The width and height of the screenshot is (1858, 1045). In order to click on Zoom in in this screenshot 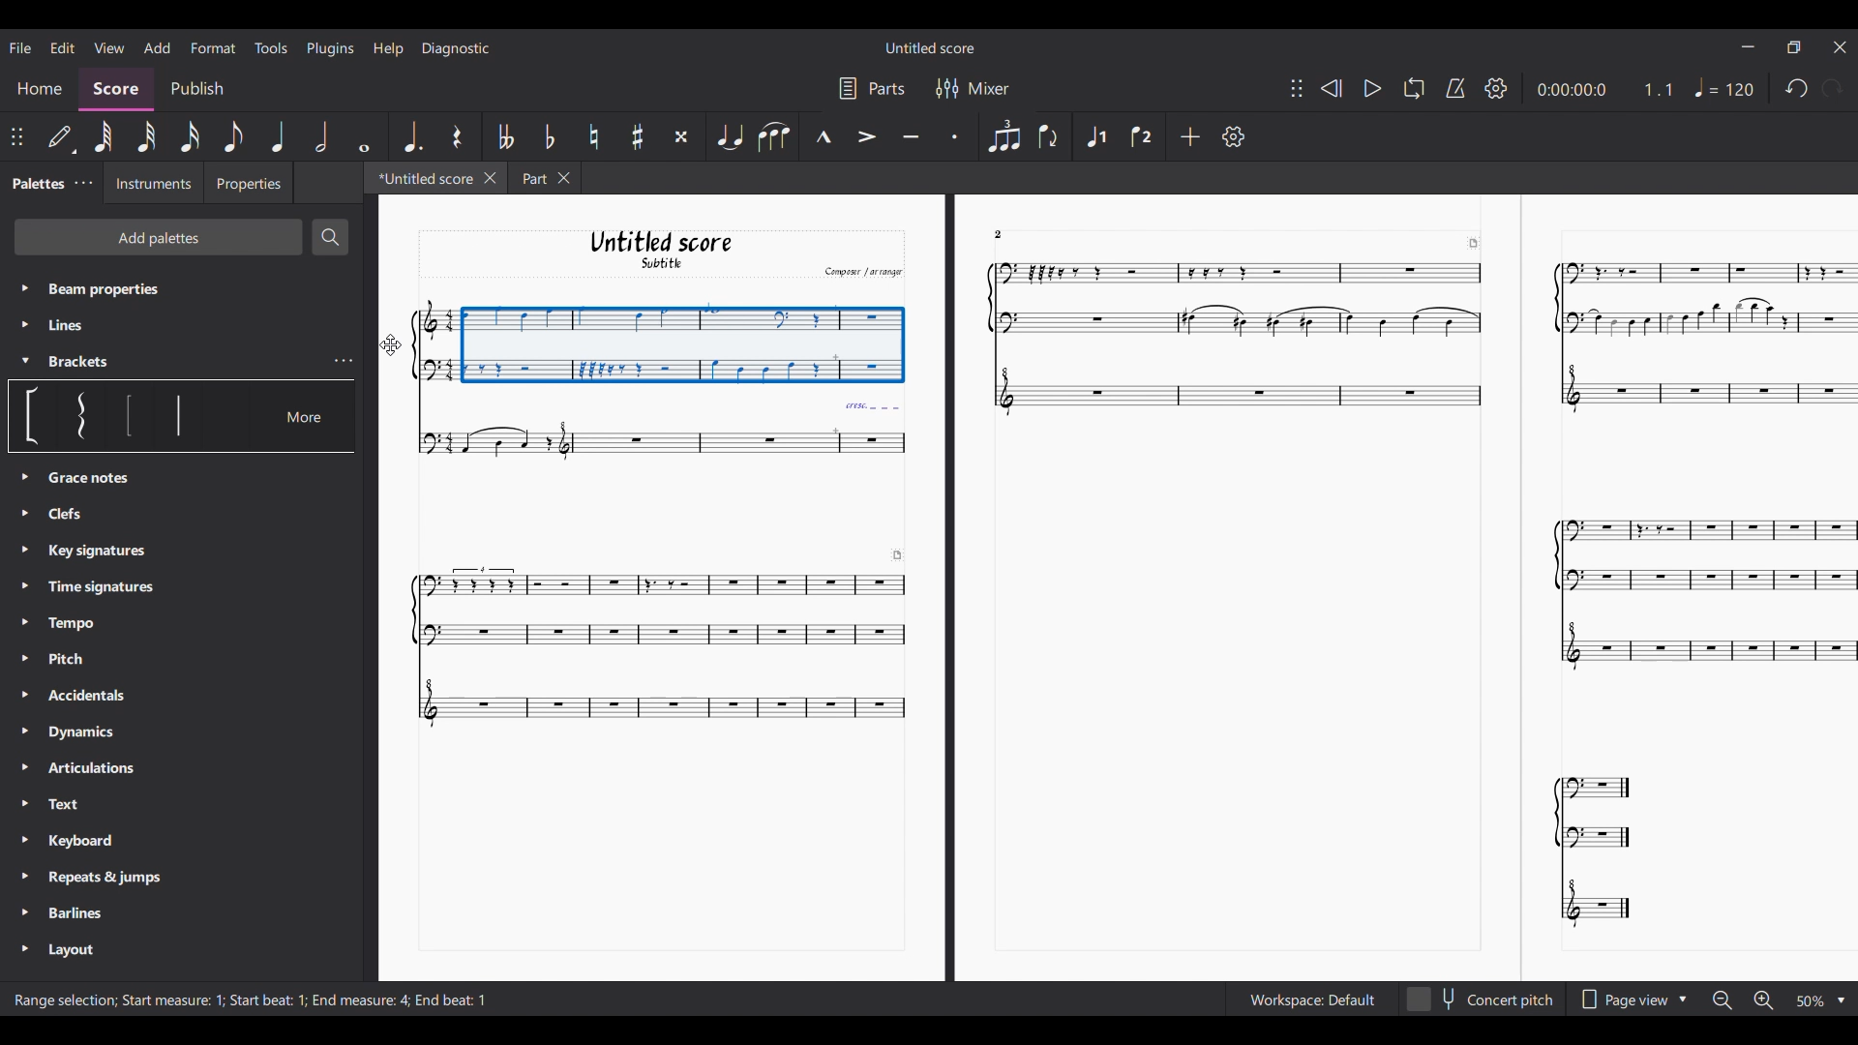, I will do `click(1762, 1000)`.